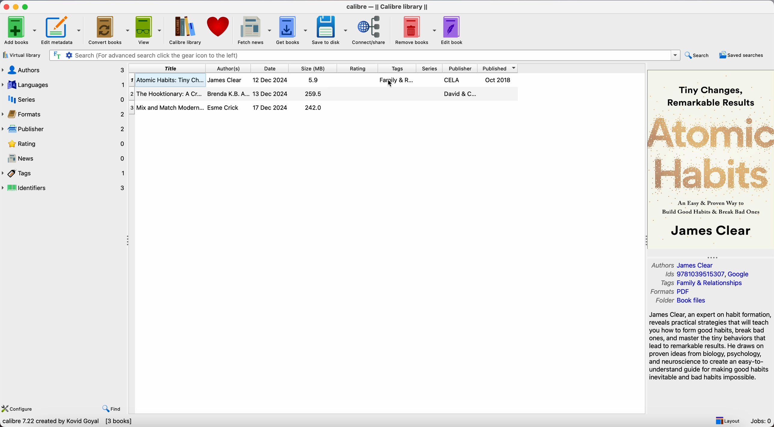 This screenshot has height=427, width=774. I want to click on 295.5, so click(313, 94).